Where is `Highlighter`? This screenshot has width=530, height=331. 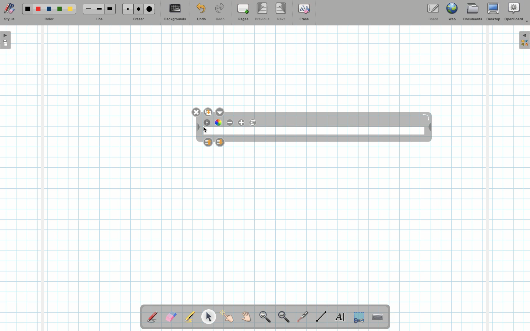 Highlighter is located at coordinates (189, 317).